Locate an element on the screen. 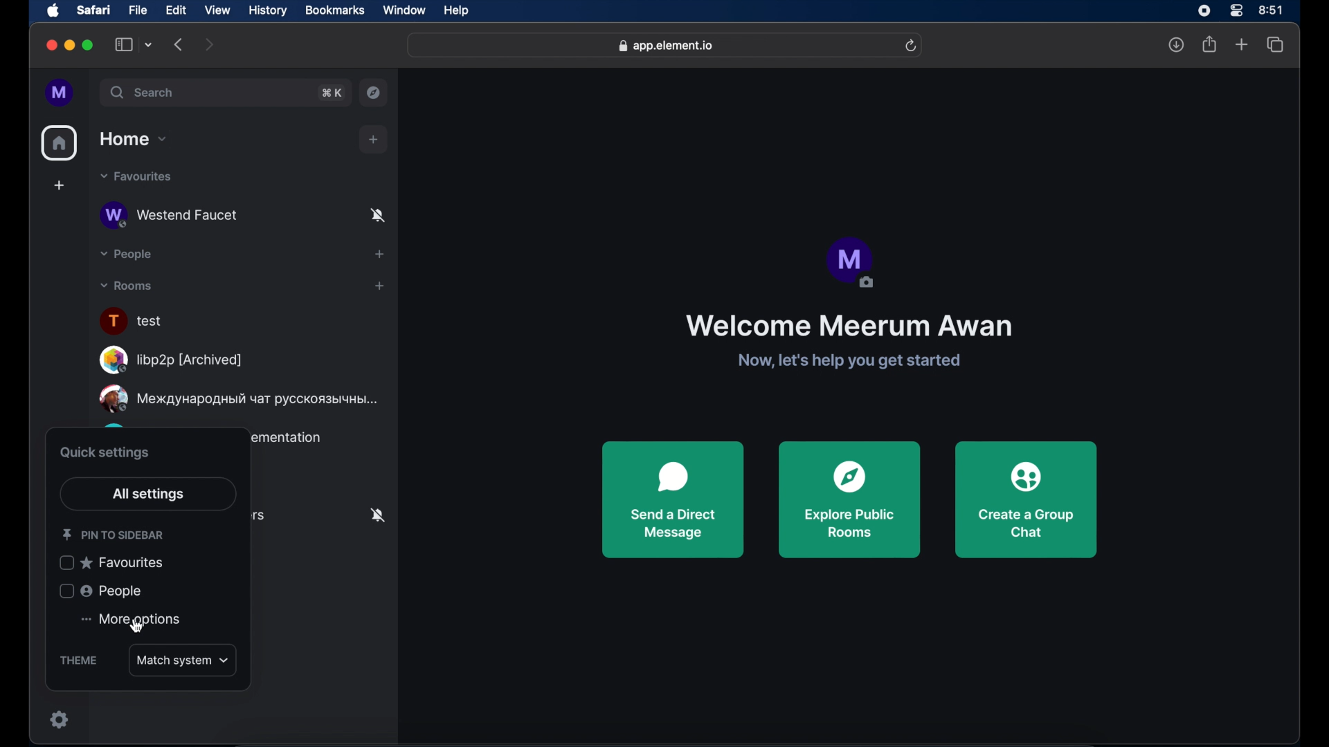 The height and width of the screenshot is (747, 1329). public room is located at coordinates (238, 399).